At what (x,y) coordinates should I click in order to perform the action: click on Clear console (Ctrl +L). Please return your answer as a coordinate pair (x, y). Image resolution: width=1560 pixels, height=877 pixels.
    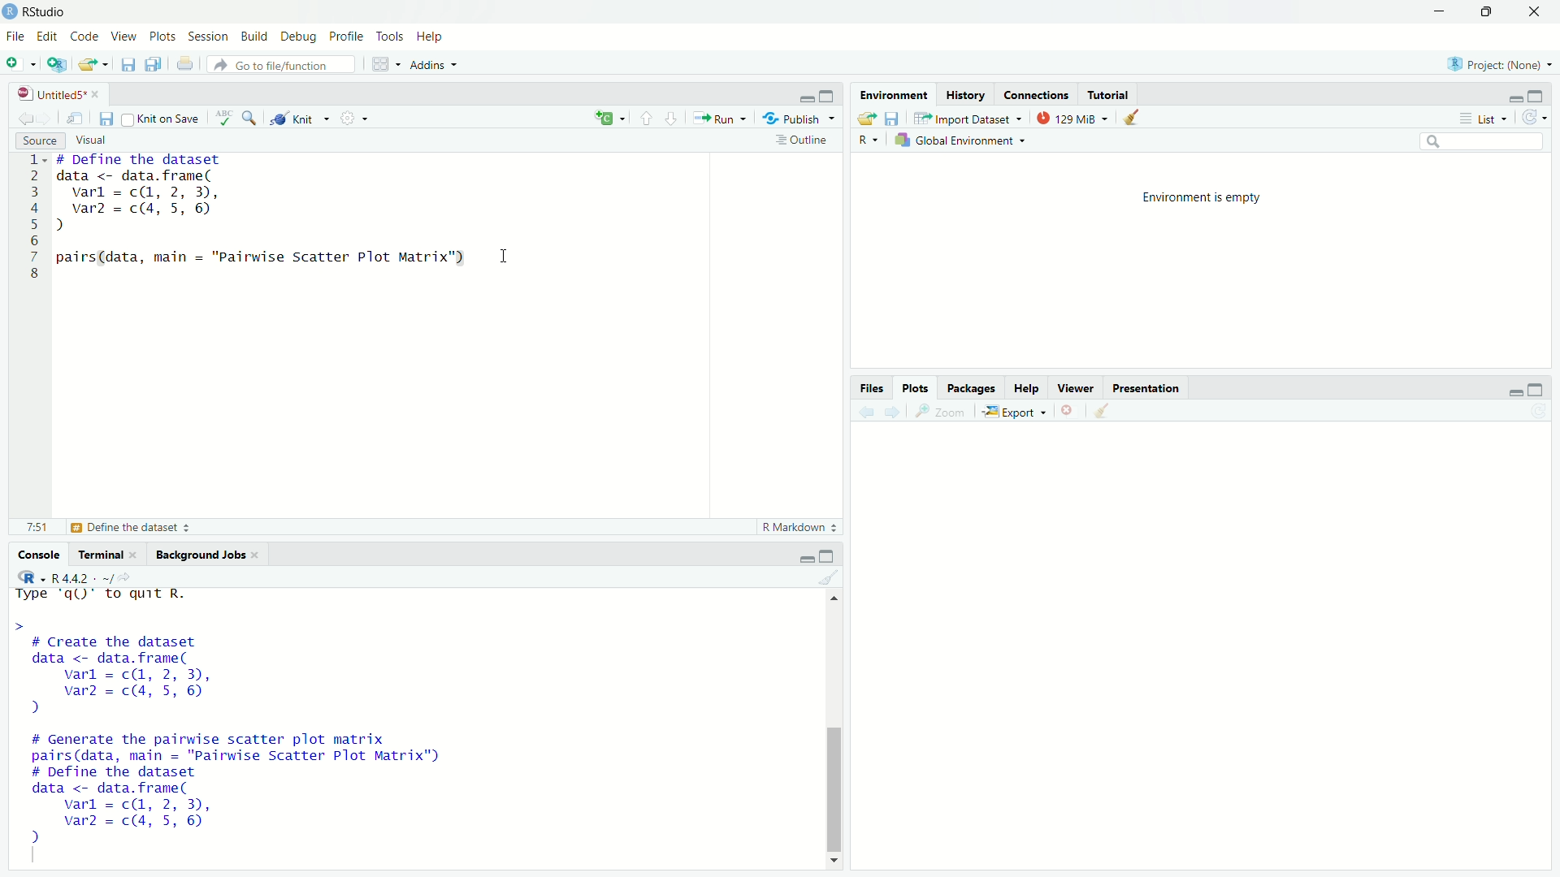
    Looking at the image, I should click on (1132, 116).